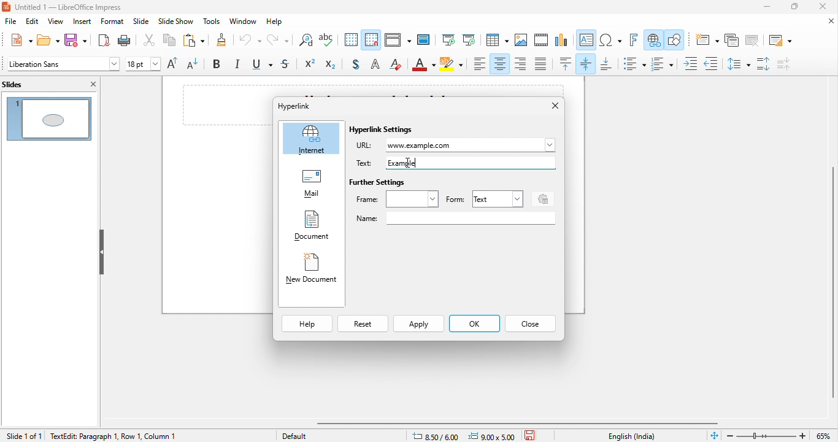  Describe the element at coordinates (587, 41) in the screenshot. I see `text box` at that location.